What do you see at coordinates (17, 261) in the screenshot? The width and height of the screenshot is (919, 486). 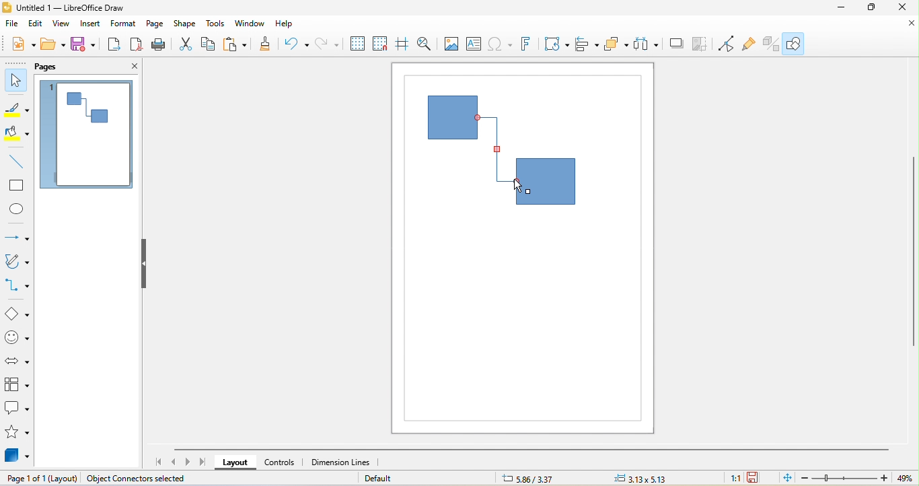 I see `curves and polygon` at bounding box center [17, 261].